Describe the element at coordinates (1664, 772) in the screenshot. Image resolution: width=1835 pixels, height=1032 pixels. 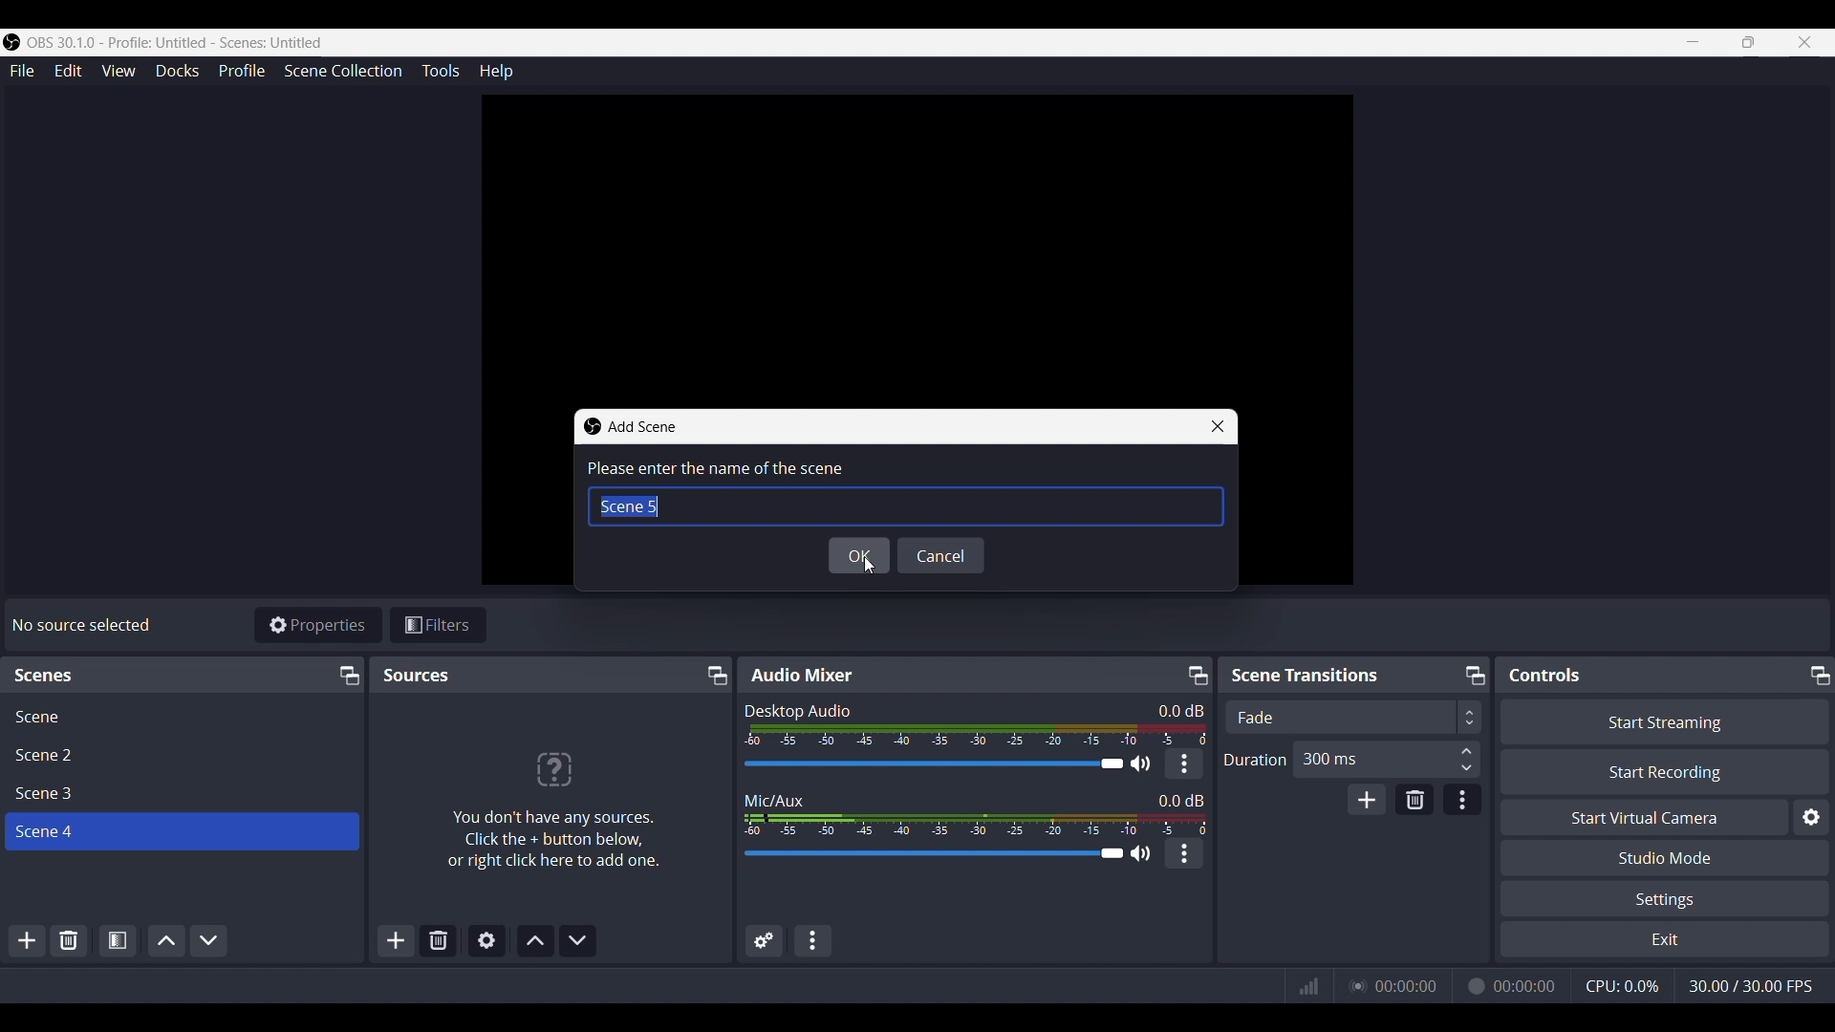
I see `Start Recording` at that location.